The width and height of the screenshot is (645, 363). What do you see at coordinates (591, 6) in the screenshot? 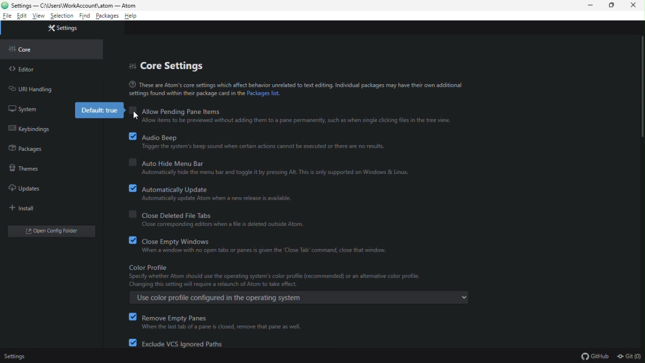
I see `minimize` at bounding box center [591, 6].